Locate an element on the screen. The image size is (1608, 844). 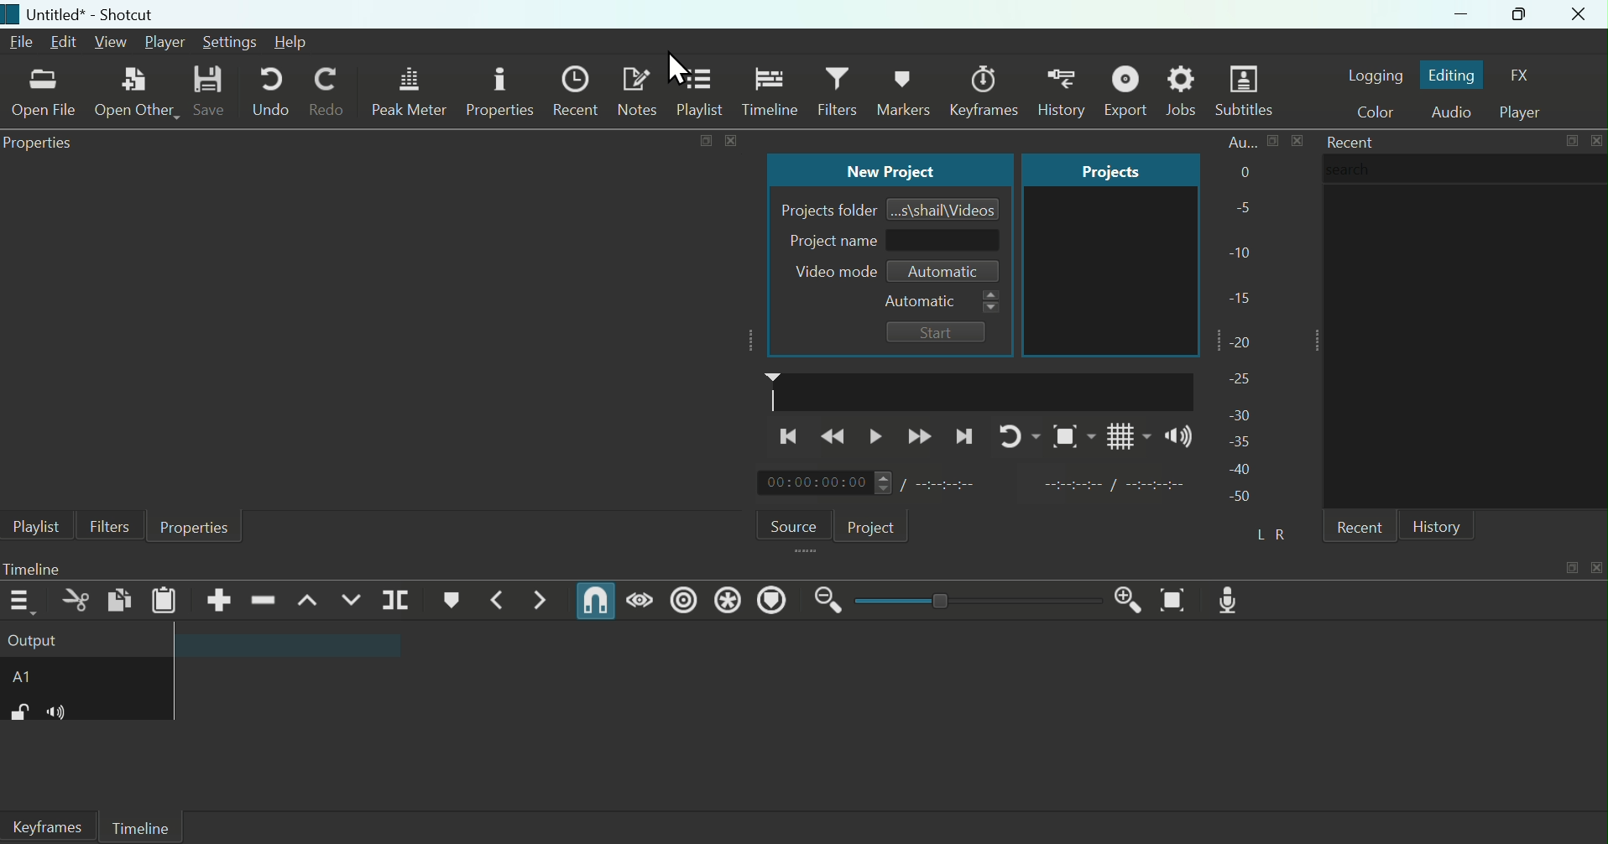
-15 is located at coordinates (1242, 294).